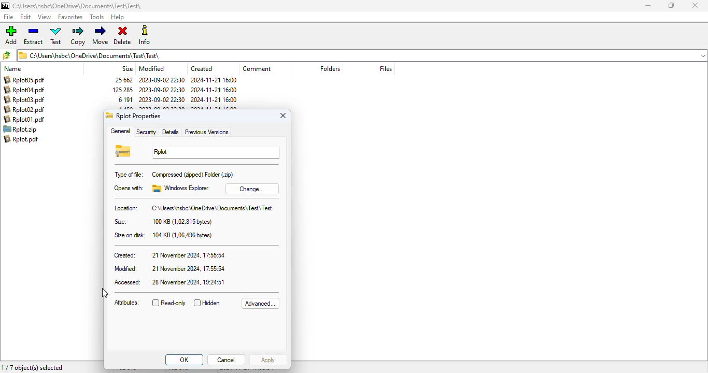 This screenshot has width=708, height=373. Describe the element at coordinates (169, 282) in the screenshot. I see `Accessed: 28 november 2024, 19:24:51` at that location.